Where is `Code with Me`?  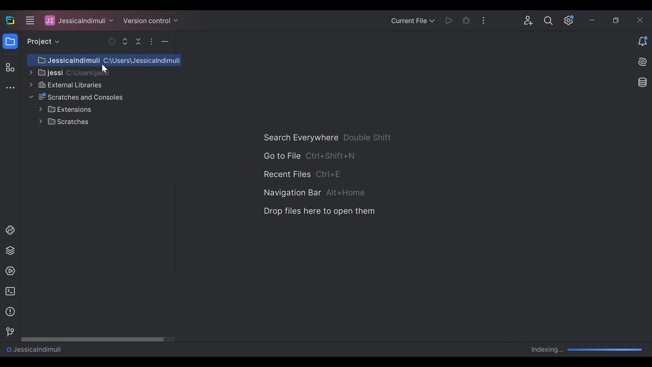
Code with Me is located at coordinates (528, 21).